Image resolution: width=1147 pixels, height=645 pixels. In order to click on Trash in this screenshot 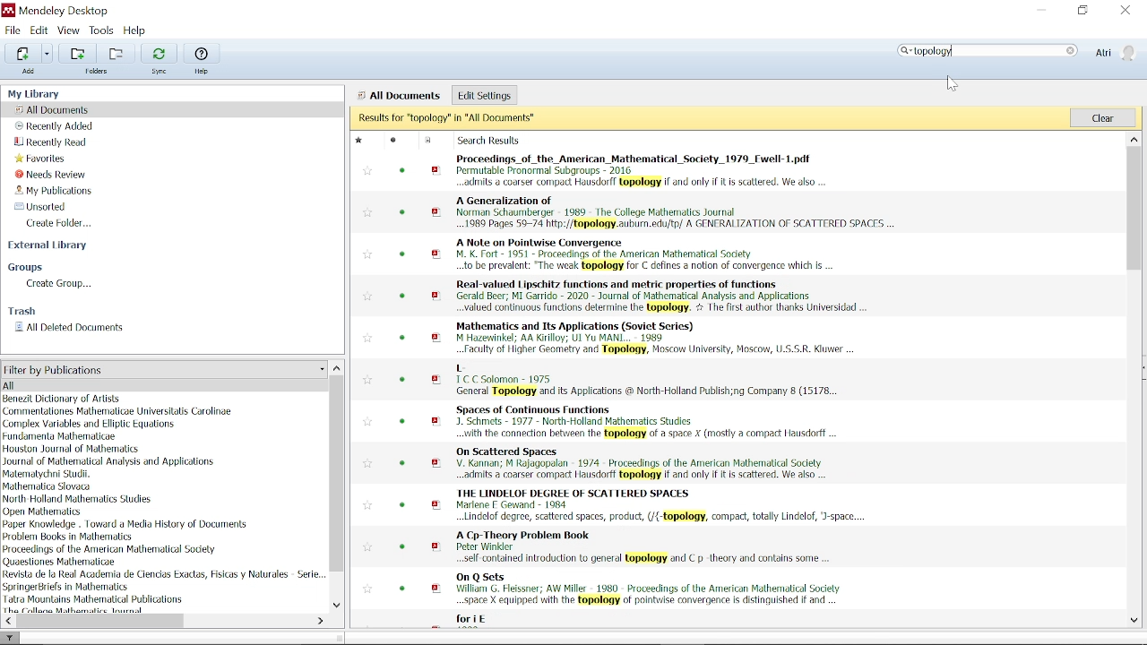, I will do `click(22, 311)`.